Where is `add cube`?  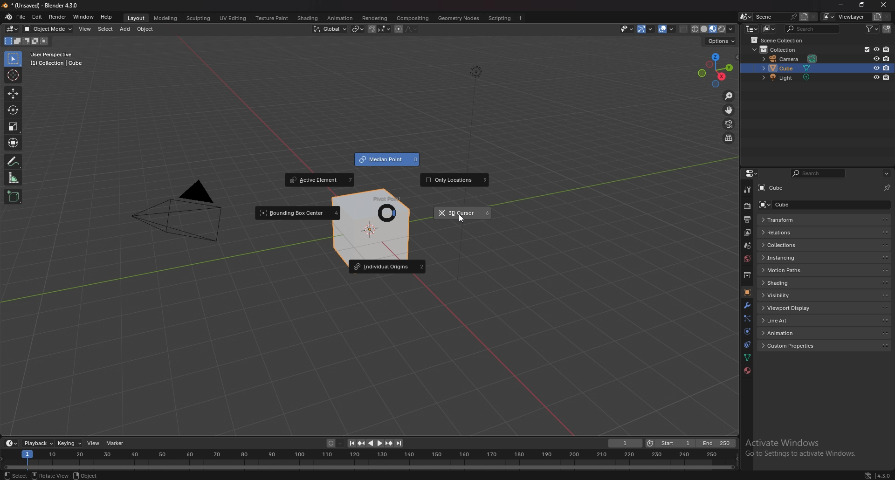
add cube is located at coordinates (13, 196).